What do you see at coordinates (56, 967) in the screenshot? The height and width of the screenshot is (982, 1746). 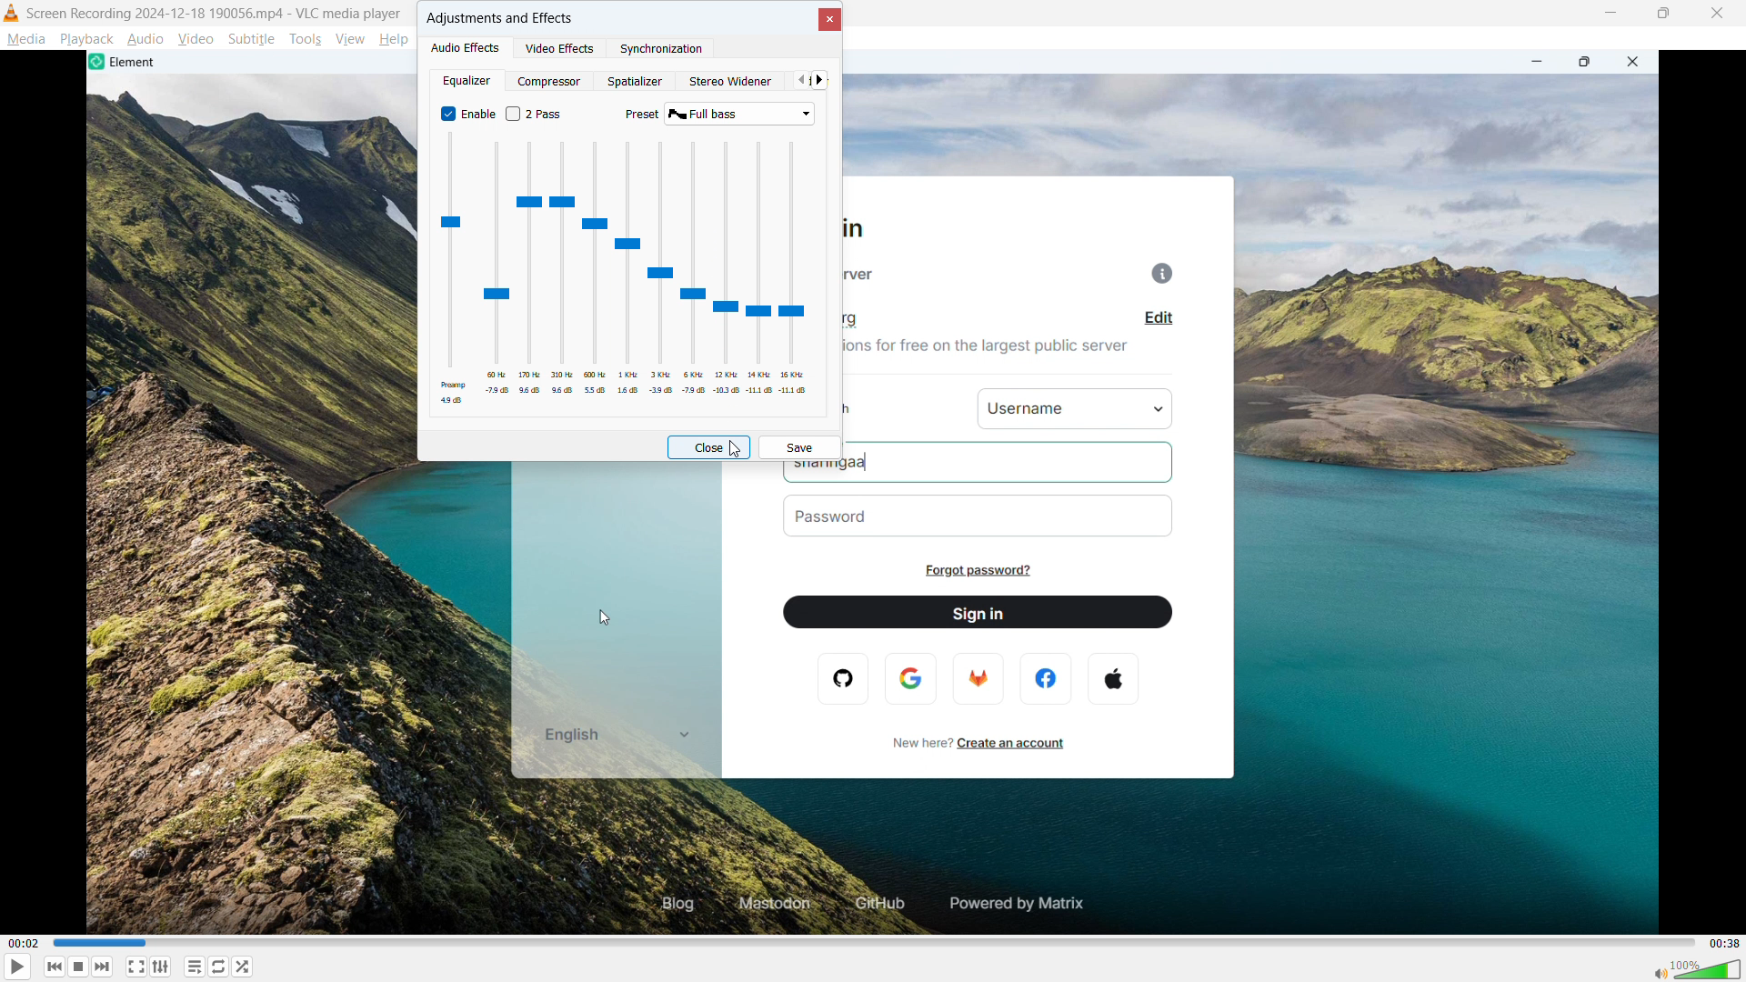 I see `Backward` at bounding box center [56, 967].